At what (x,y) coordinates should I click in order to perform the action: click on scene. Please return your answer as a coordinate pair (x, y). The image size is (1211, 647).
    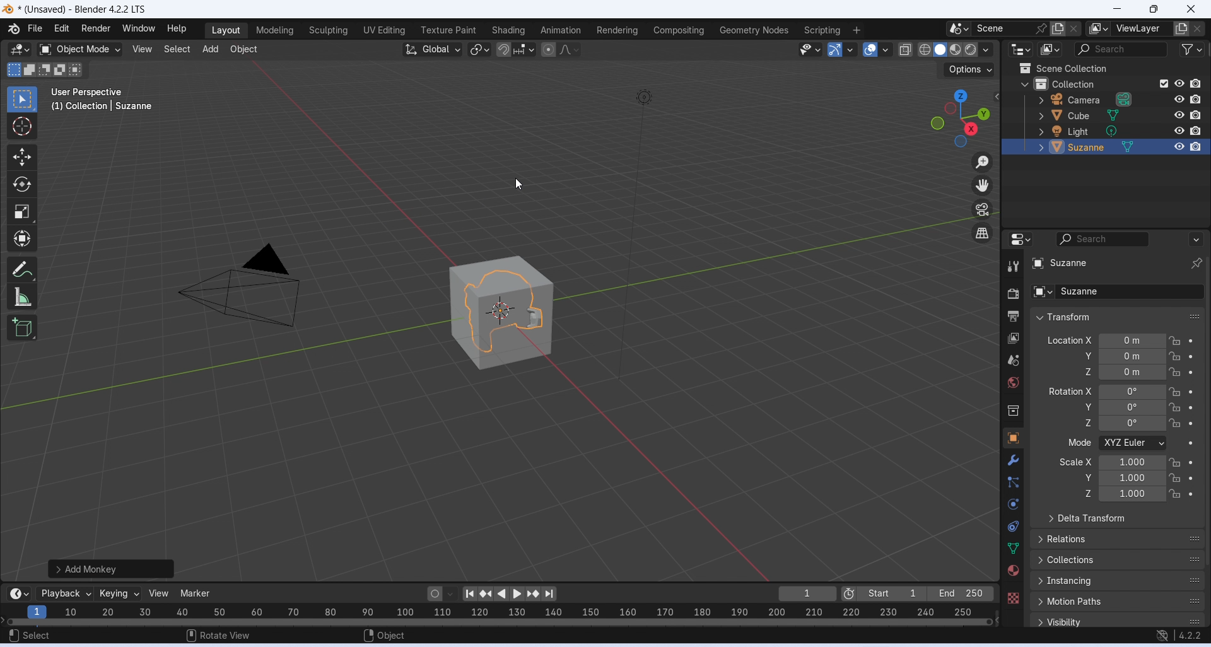
    Looking at the image, I should click on (1013, 360).